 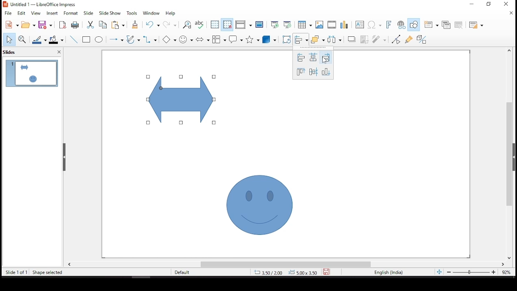 What do you see at coordinates (303, 272) in the screenshot?
I see `0.00x0.00` at bounding box center [303, 272].